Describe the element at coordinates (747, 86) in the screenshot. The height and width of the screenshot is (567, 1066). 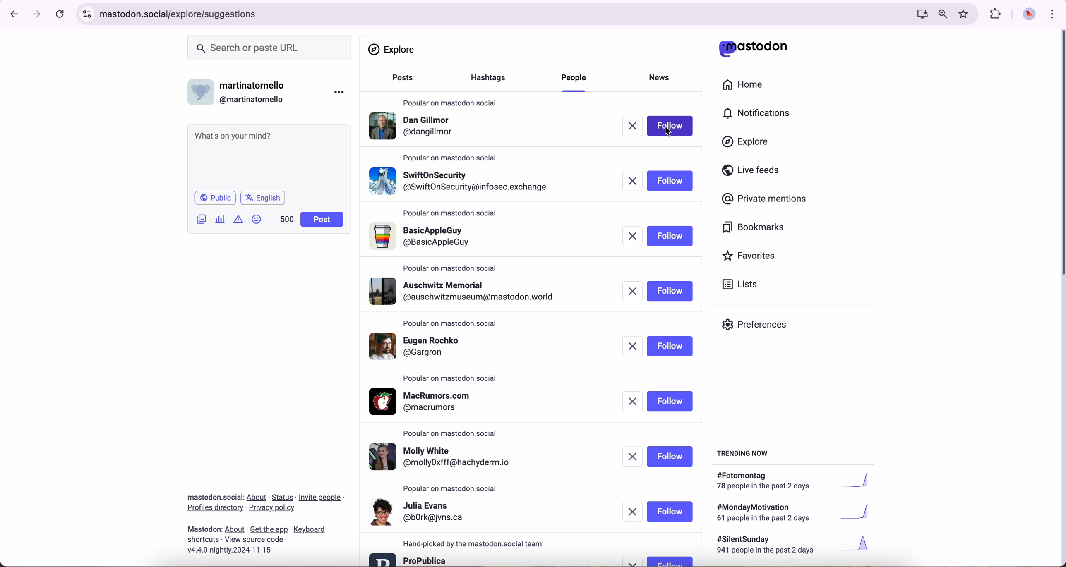
I see `home` at that location.